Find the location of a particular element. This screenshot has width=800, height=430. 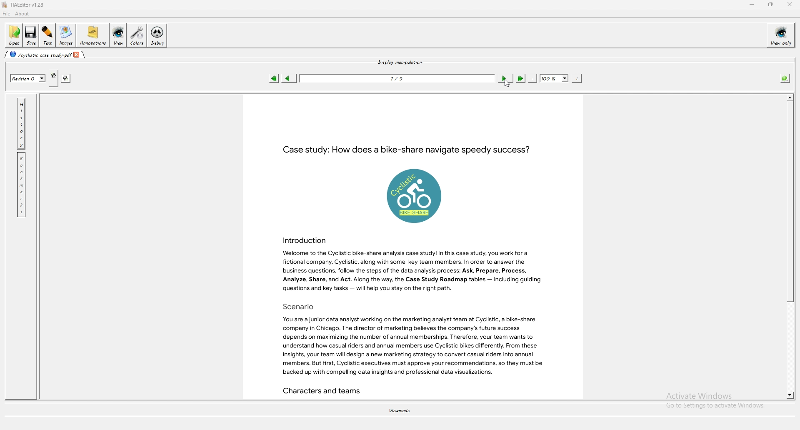

1/9 is located at coordinates (397, 78).